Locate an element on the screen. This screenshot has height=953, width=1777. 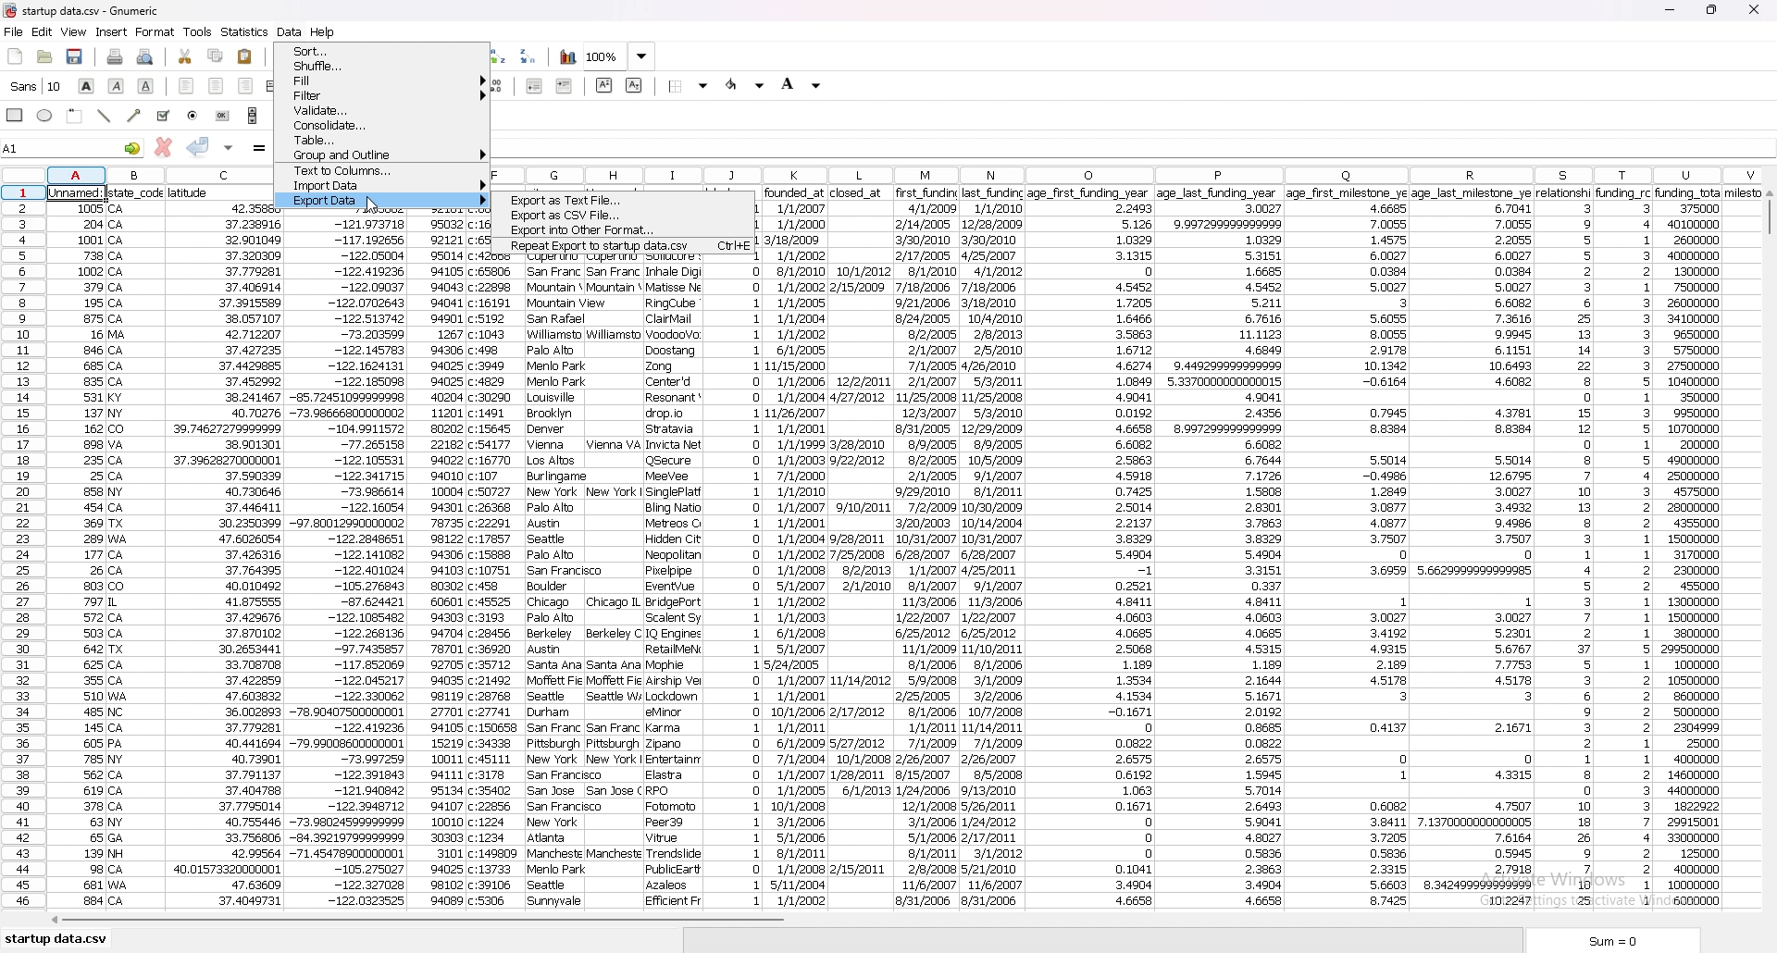
cursor is located at coordinates (376, 204).